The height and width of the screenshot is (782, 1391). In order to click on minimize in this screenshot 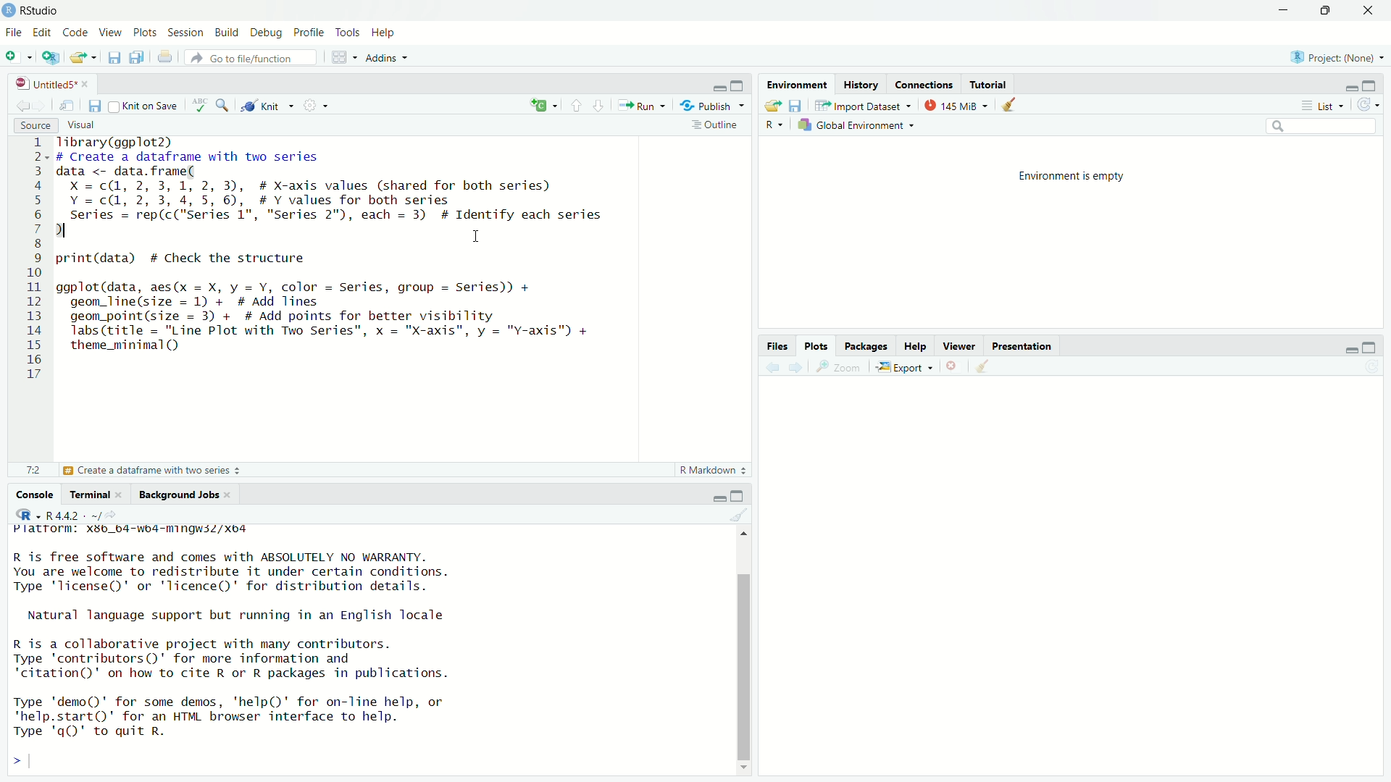, I will do `click(1351, 88)`.